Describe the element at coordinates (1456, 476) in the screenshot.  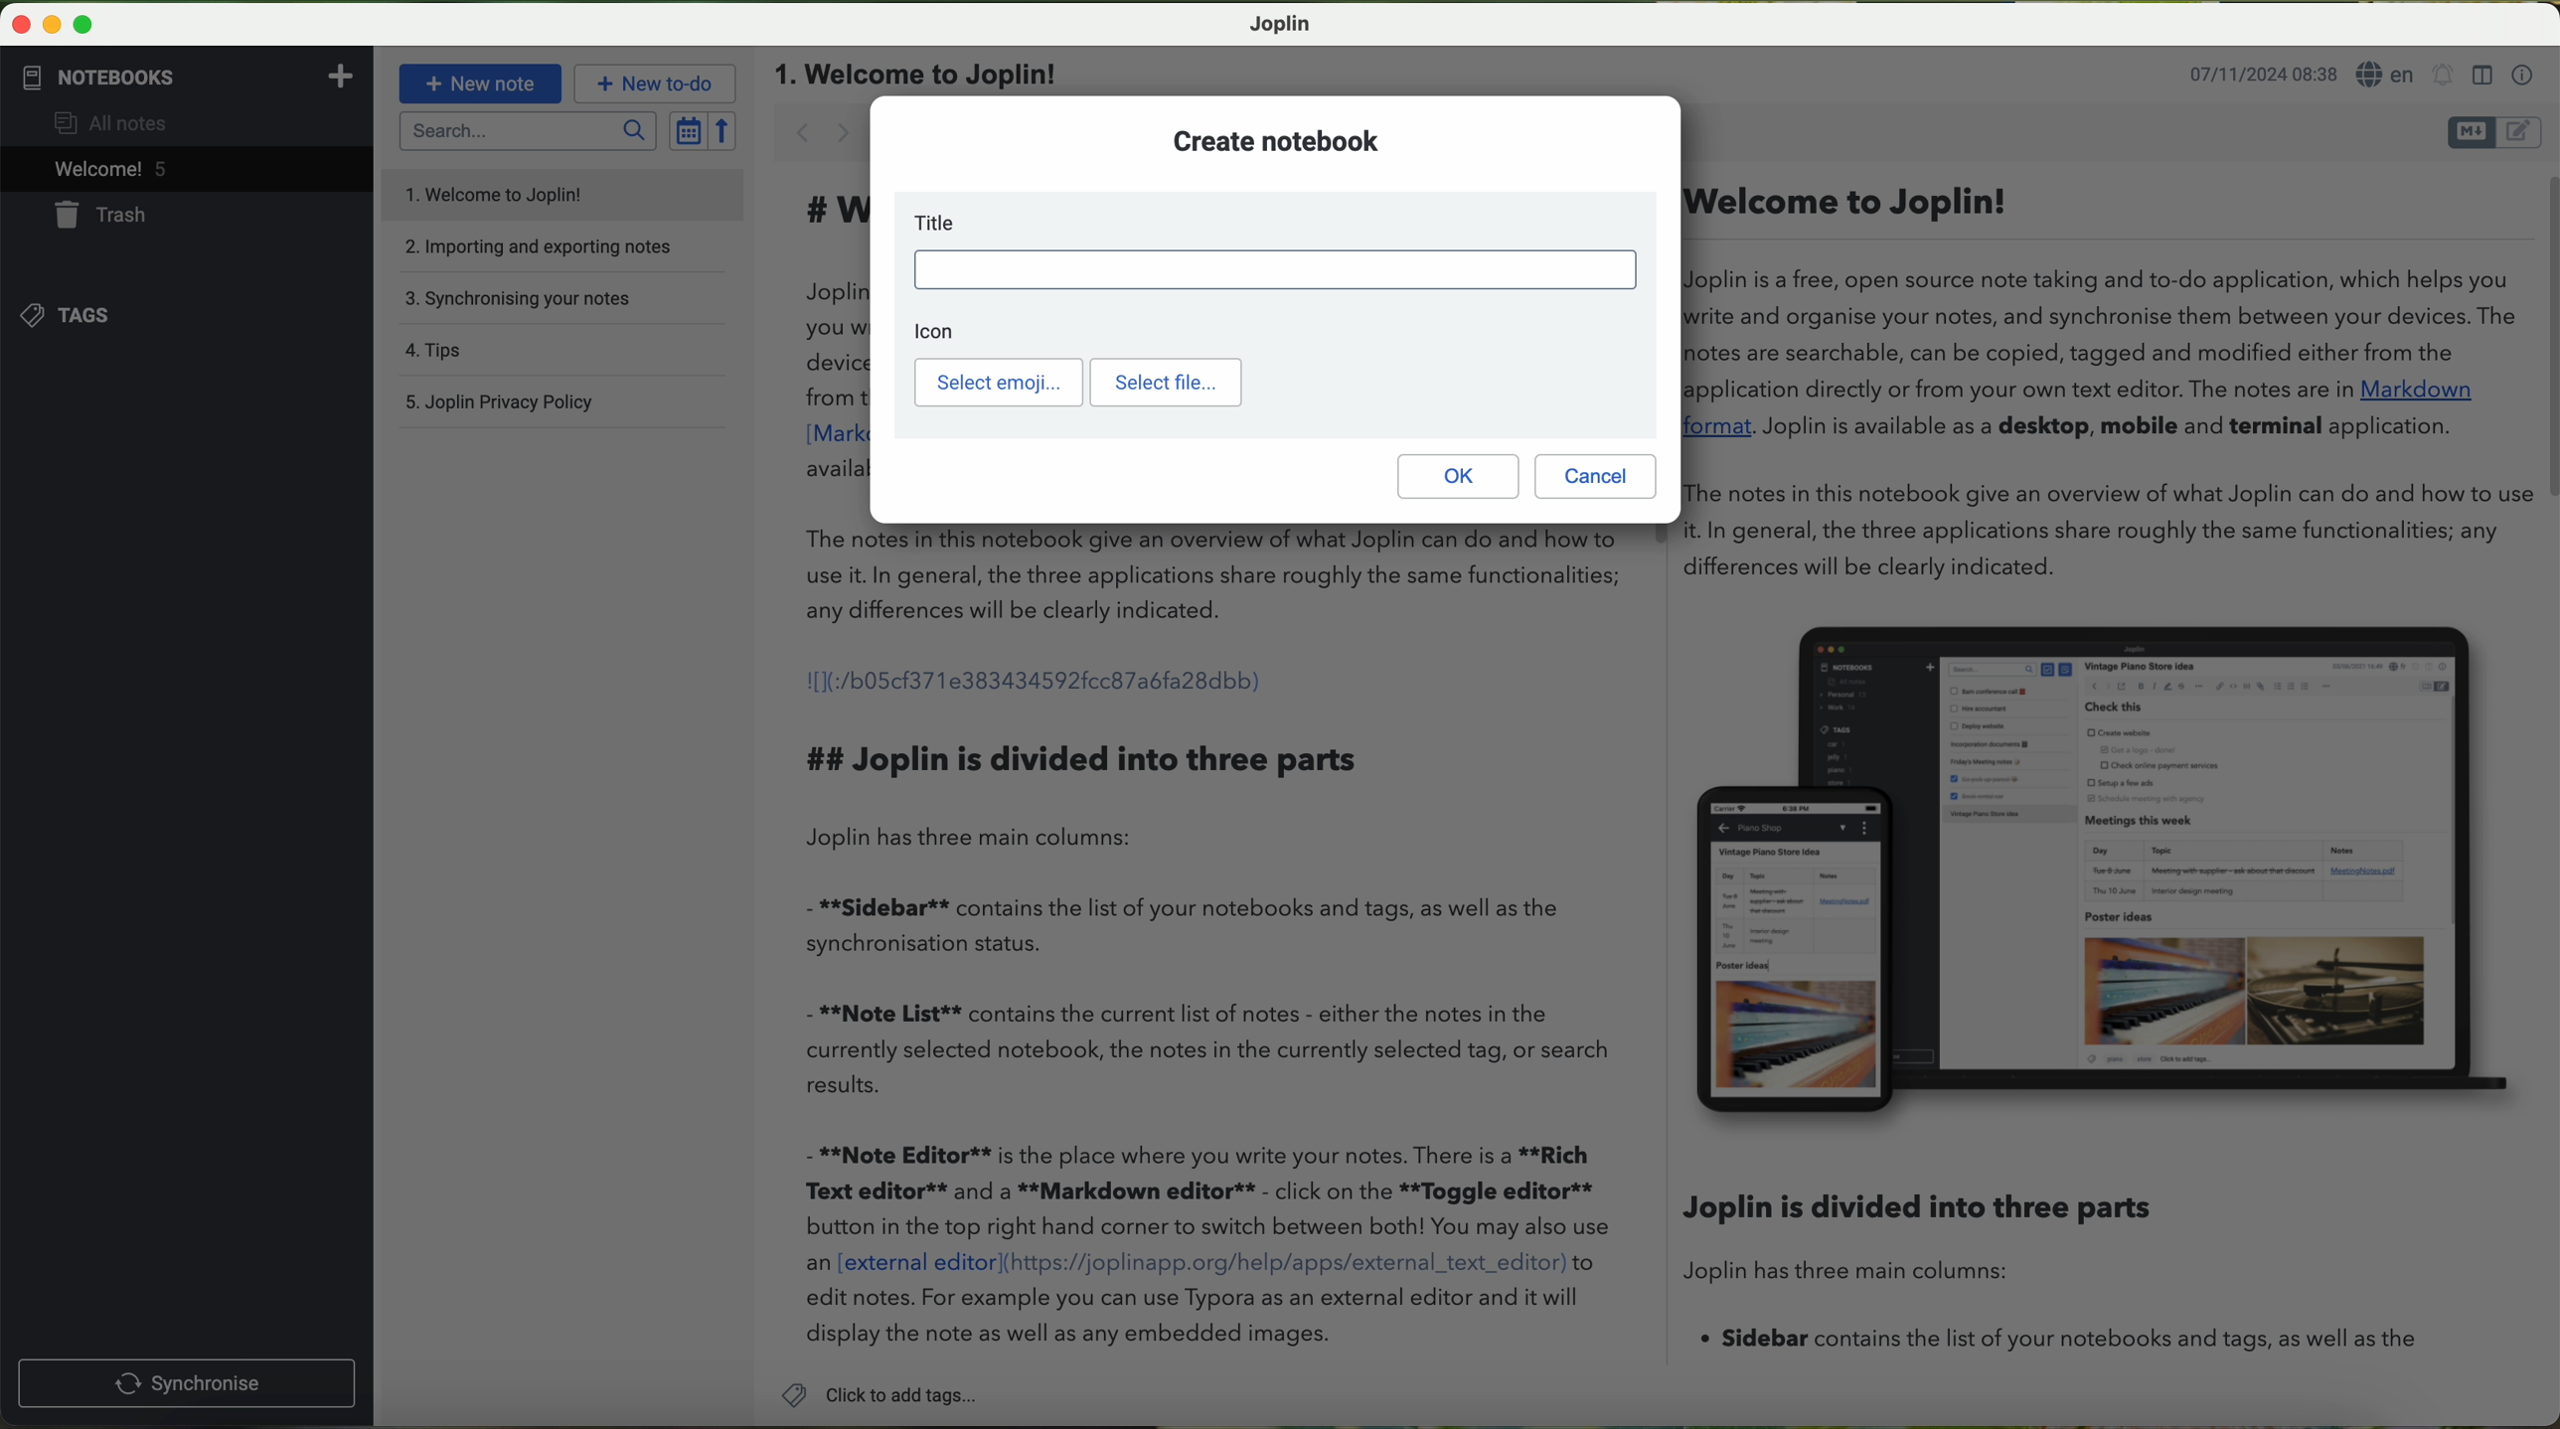
I see `OK` at that location.